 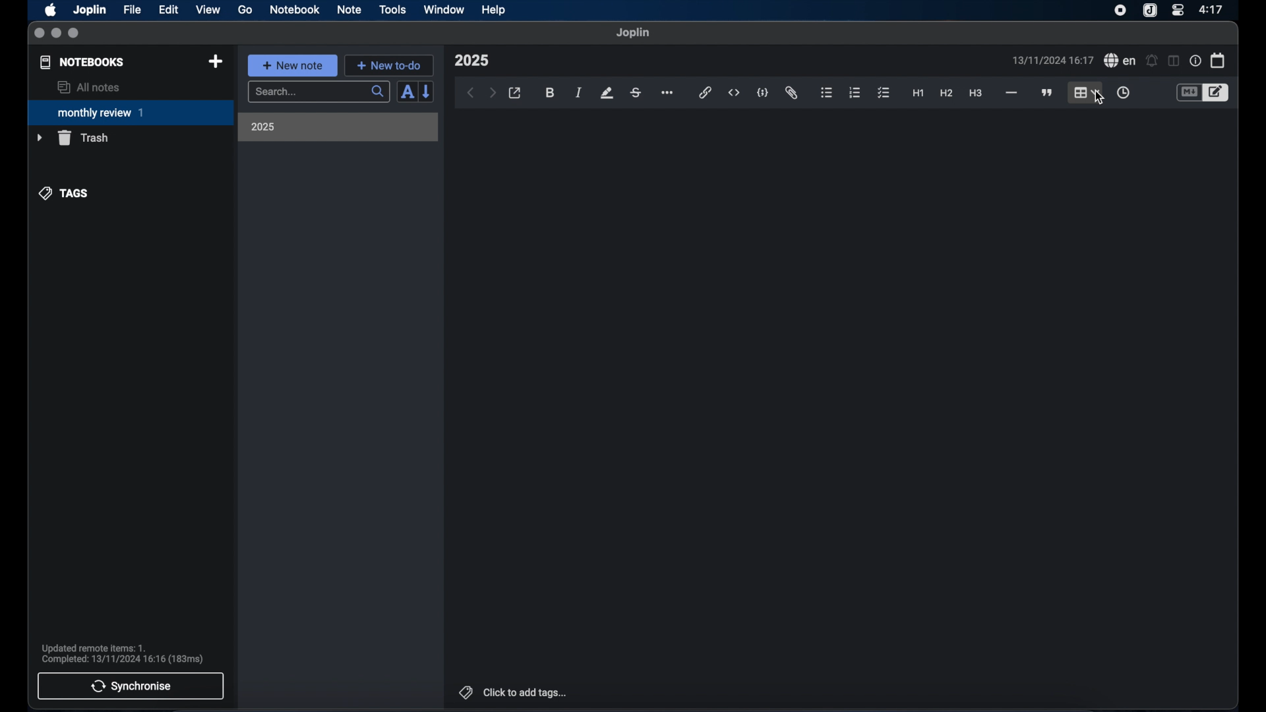 I want to click on heading 3, so click(x=975, y=94).